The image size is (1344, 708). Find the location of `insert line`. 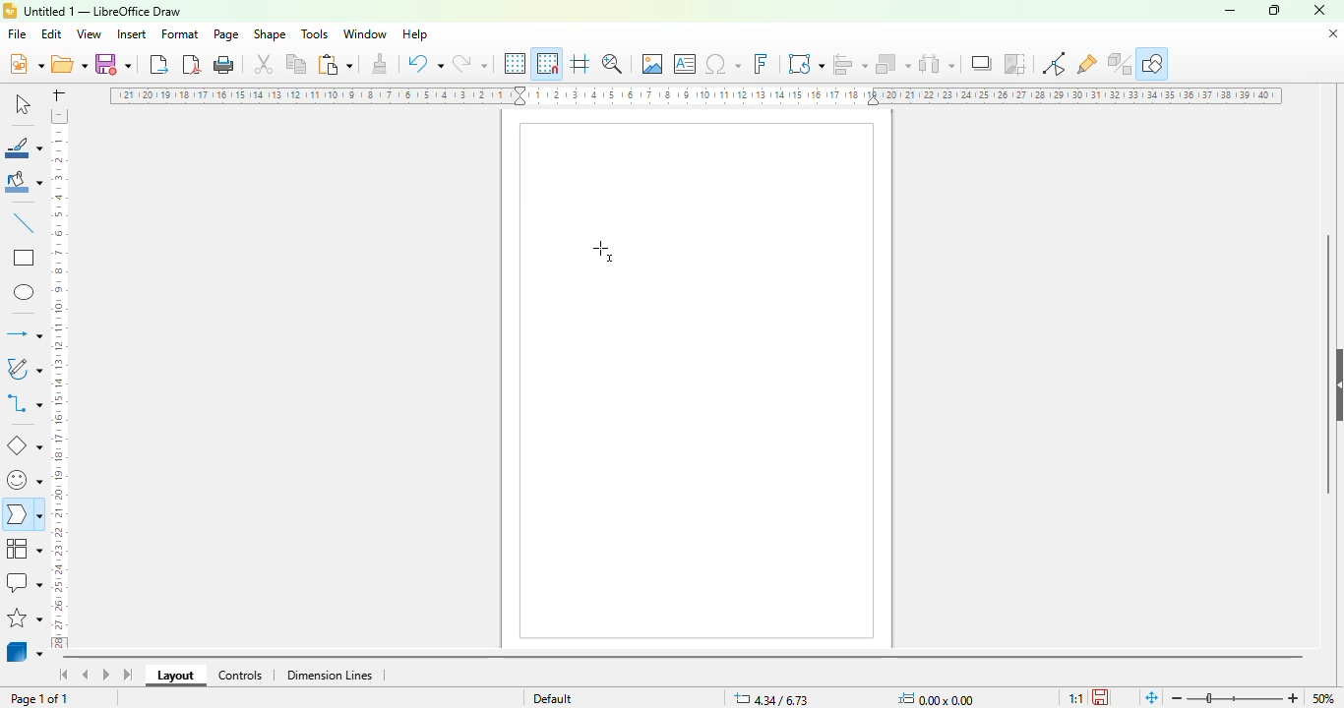

insert line is located at coordinates (25, 222).